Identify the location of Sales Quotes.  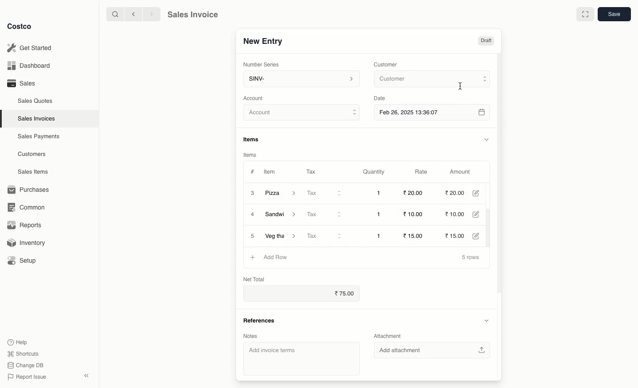
(36, 101).